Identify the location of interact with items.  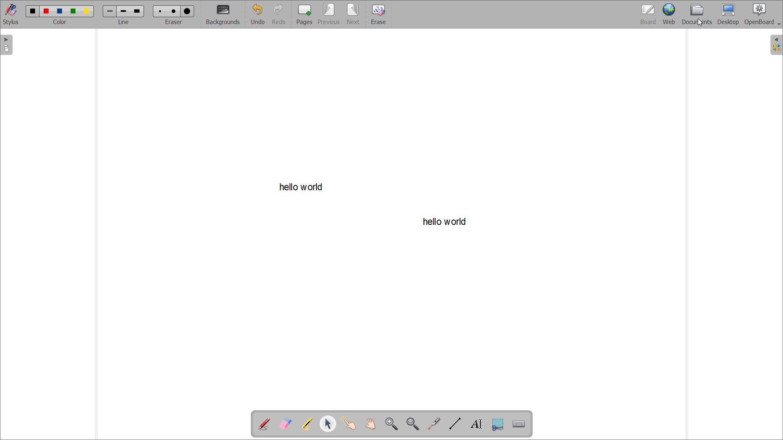
(349, 423).